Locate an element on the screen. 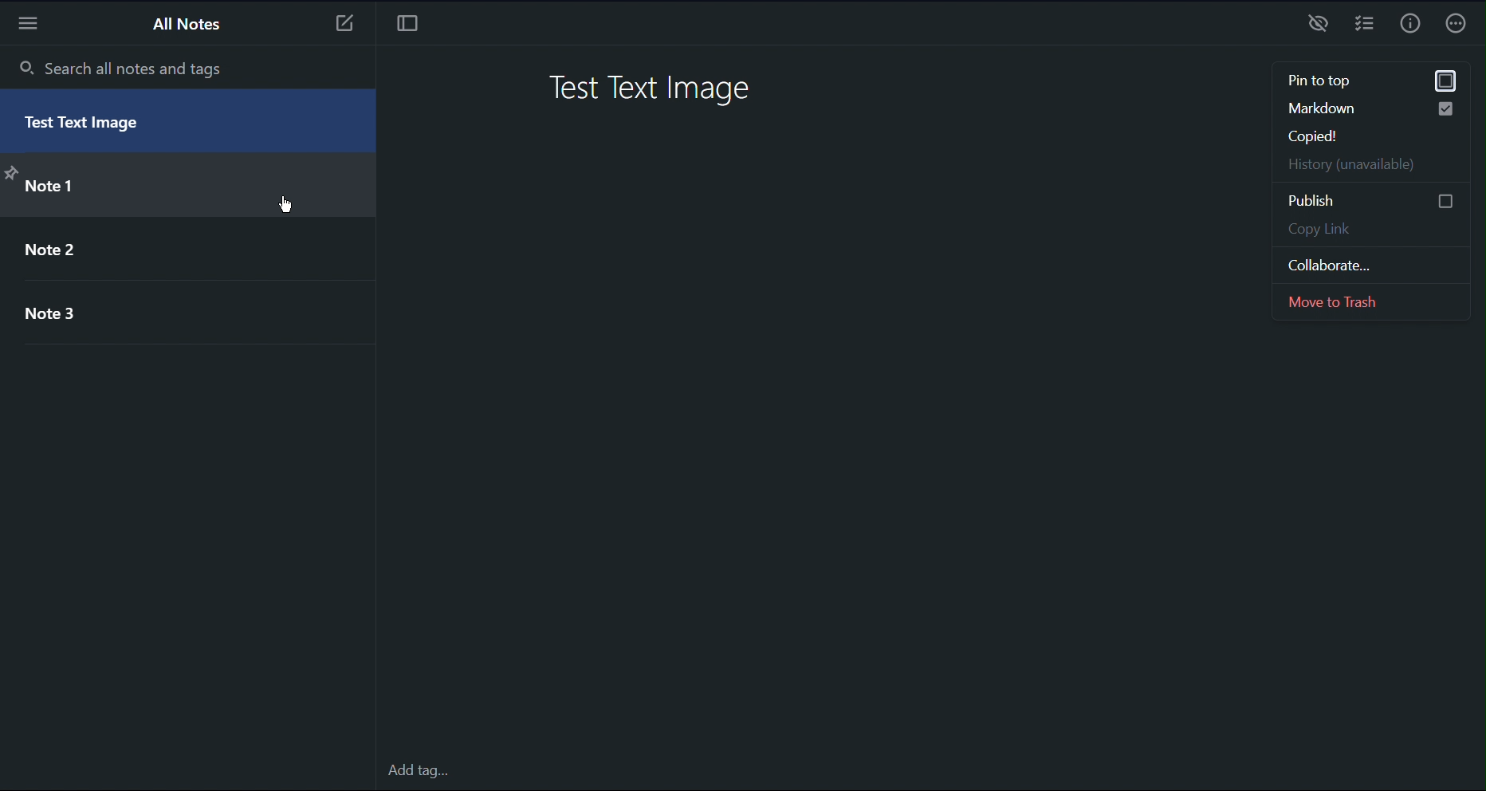  Search all notes and tags is located at coordinates (121, 67).